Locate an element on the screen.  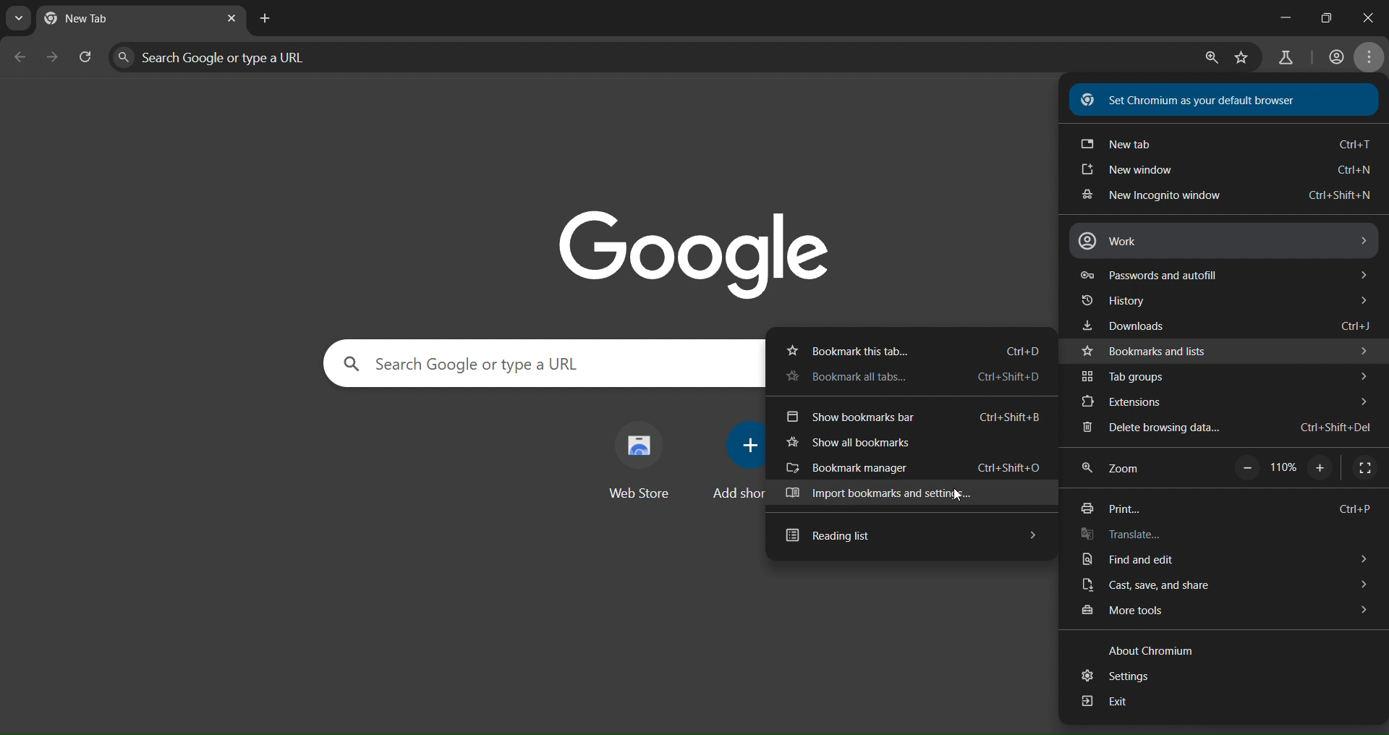
search labs is located at coordinates (1280, 59).